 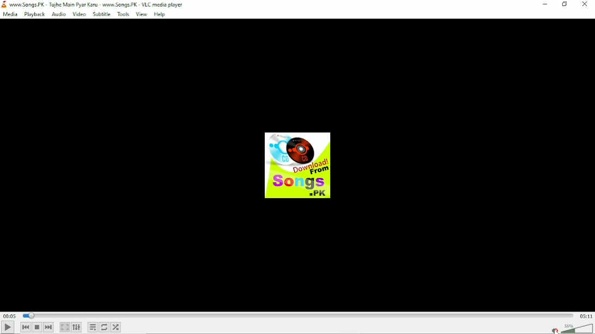 I want to click on restore down, so click(x=566, y=5).